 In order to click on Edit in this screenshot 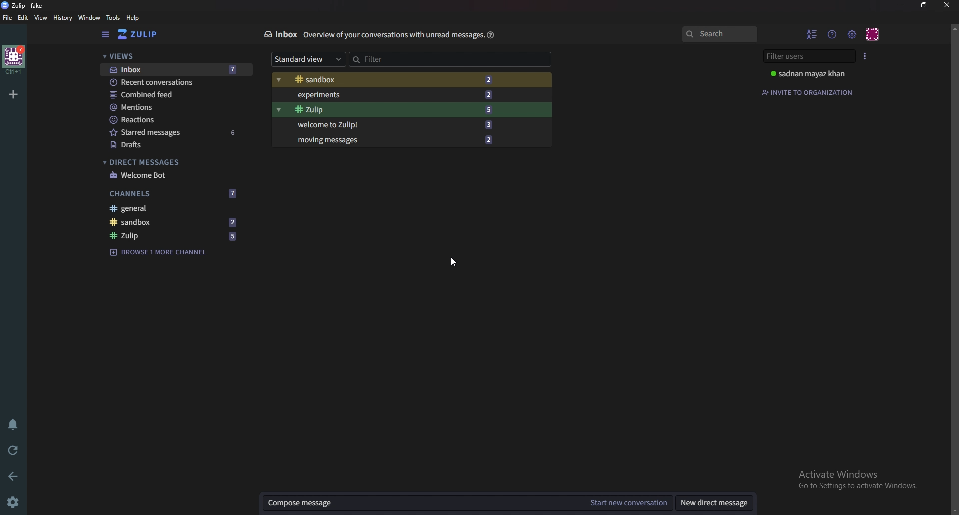, I will do `click(24, 17)`.